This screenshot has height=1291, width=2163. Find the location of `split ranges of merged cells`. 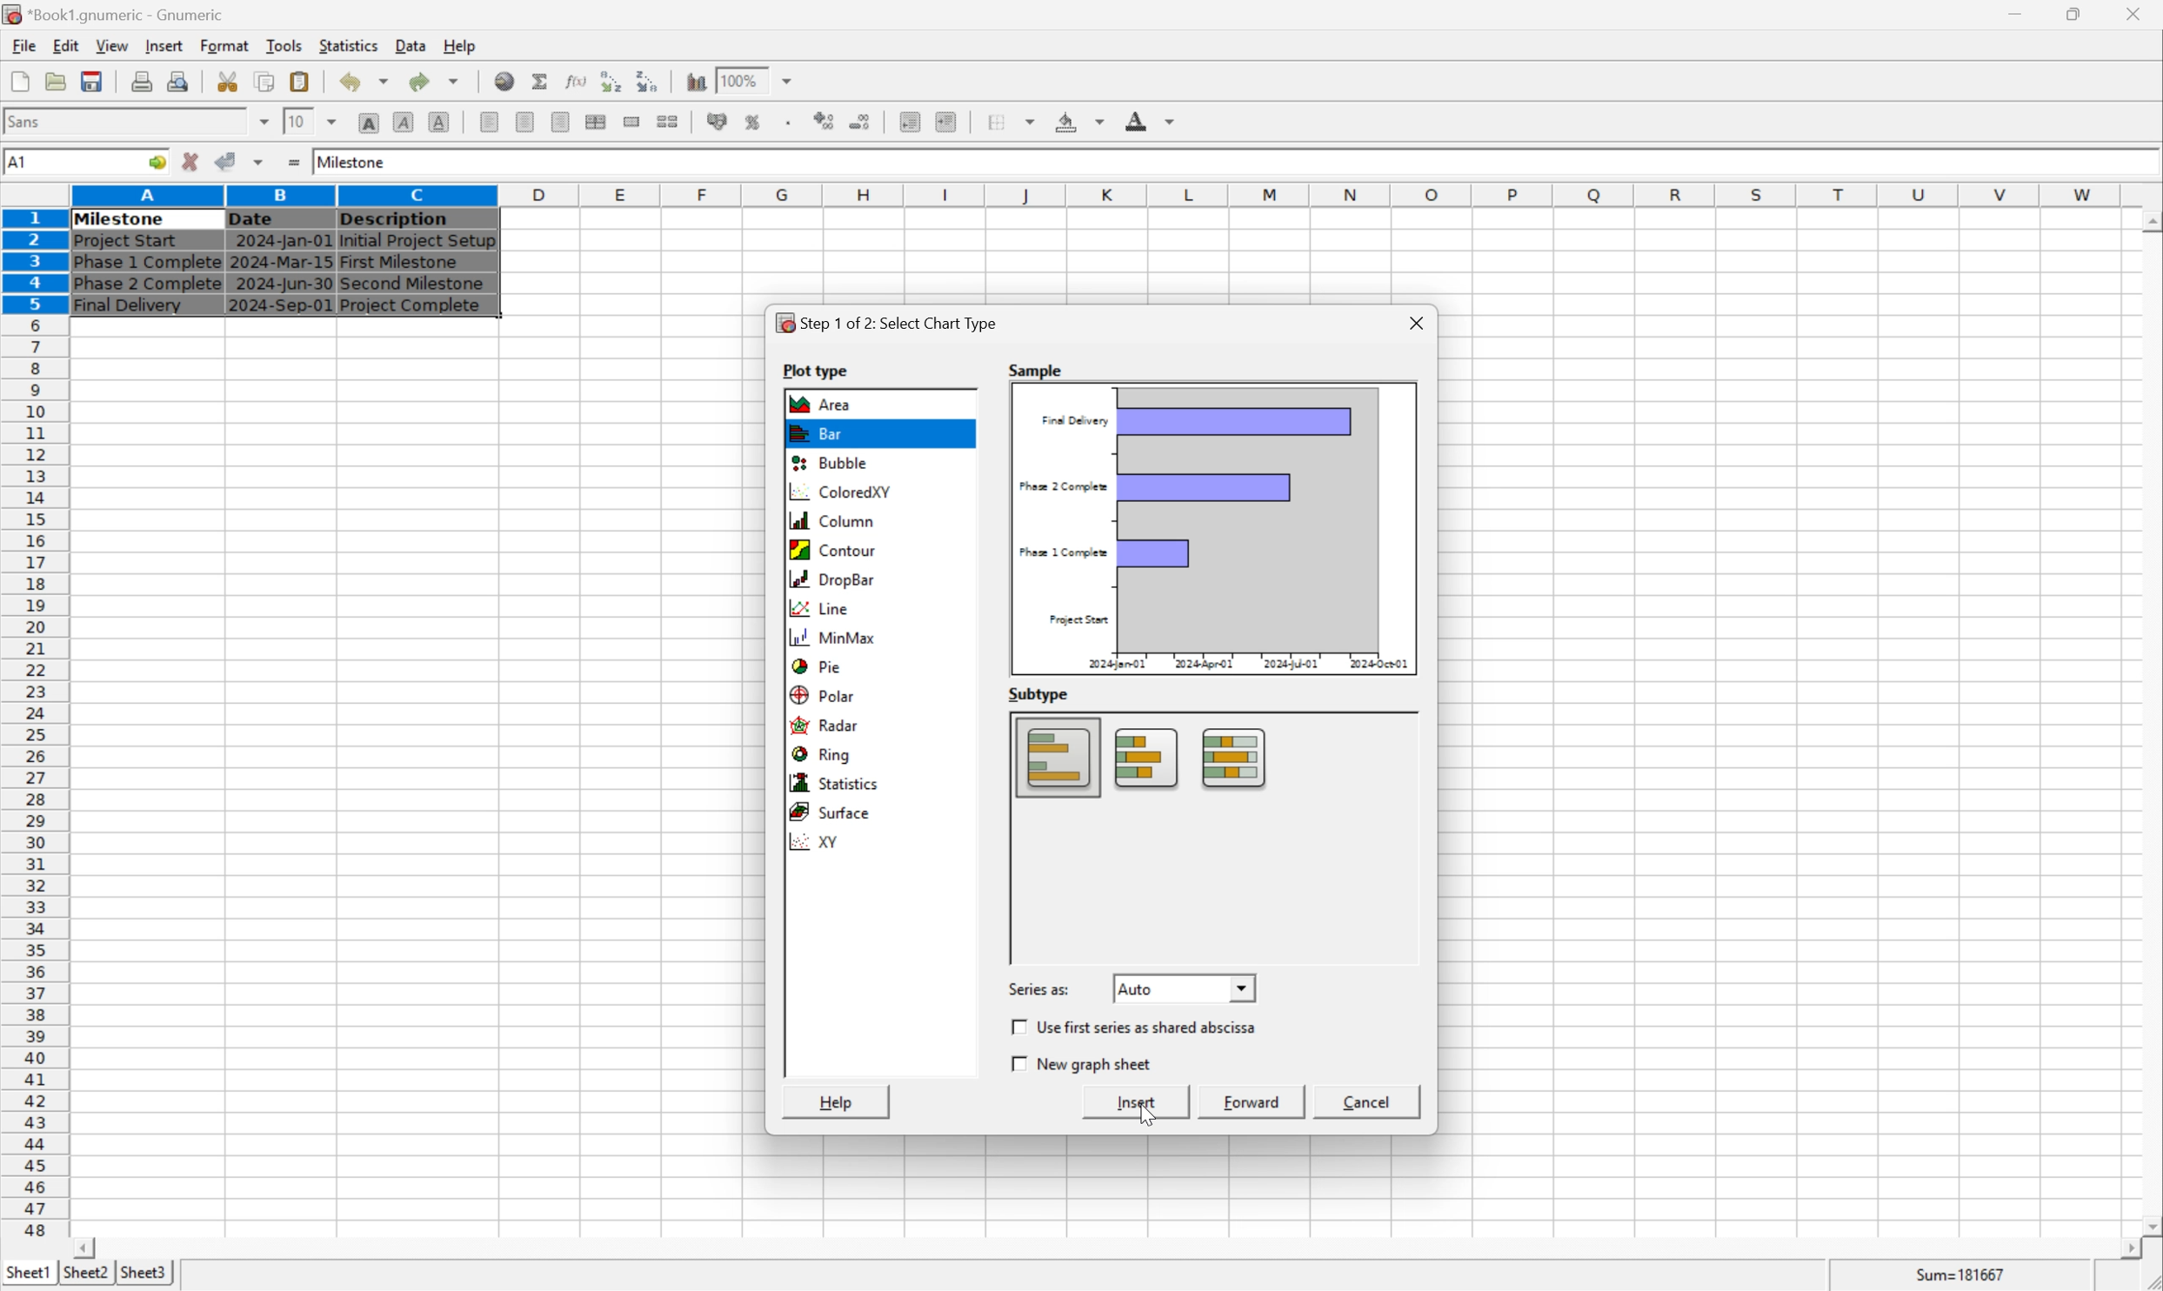

split ranges of merged cells is located at coordinates (670, 121).